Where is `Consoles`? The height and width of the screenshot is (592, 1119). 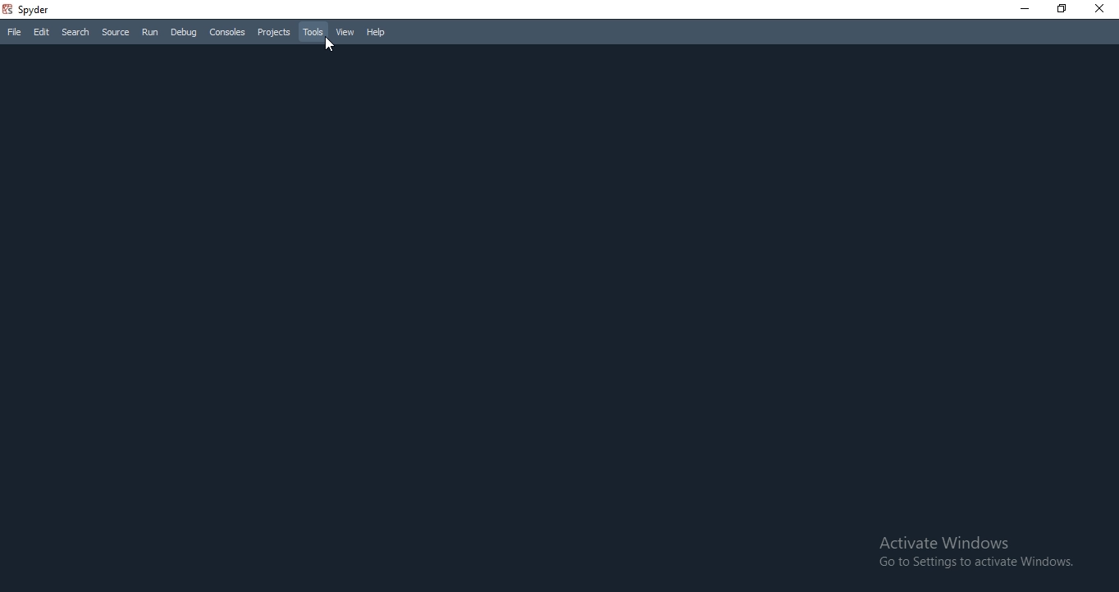
Consoles is located at coordinates (226, 32).